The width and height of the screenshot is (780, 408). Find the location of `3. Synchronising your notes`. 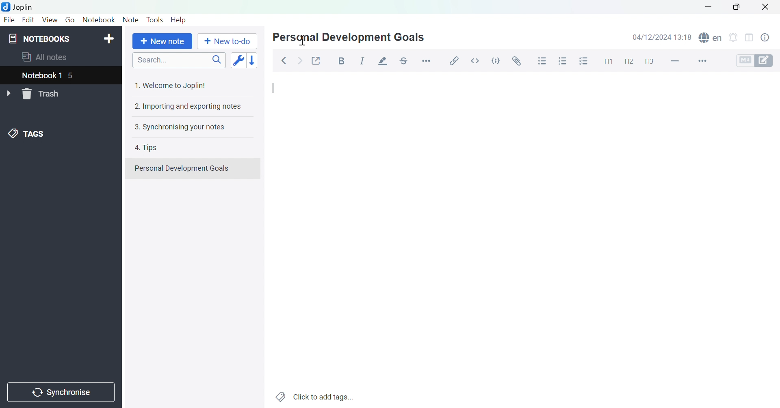

3. Synchronising your notes is located at coordinates (182, 127).